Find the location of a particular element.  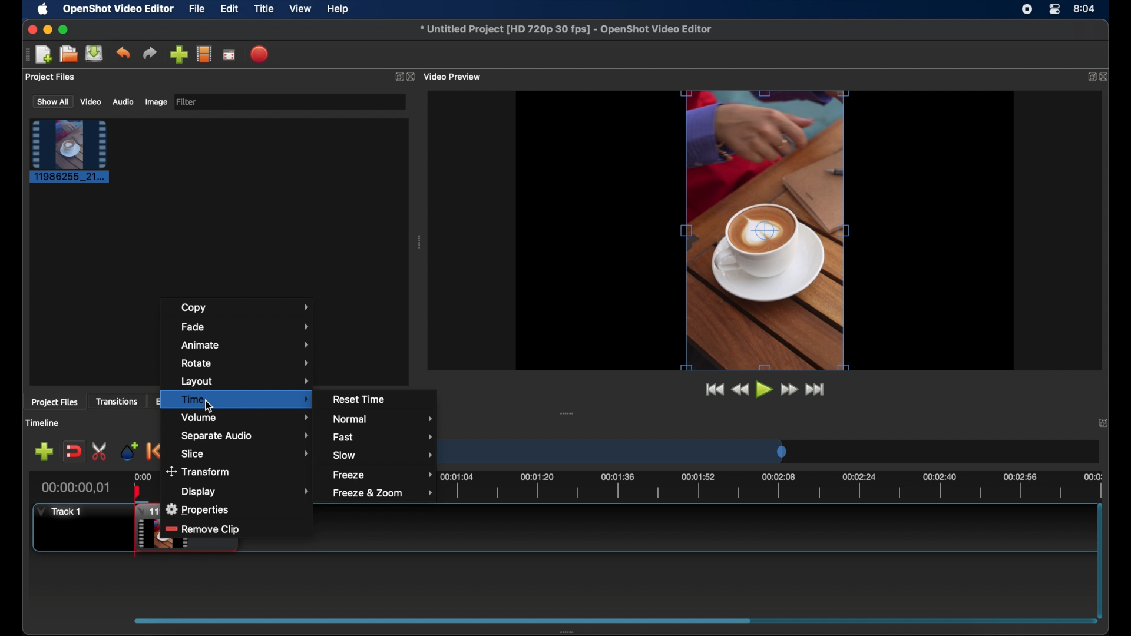

normal menu is located at coordinates (385, 419).